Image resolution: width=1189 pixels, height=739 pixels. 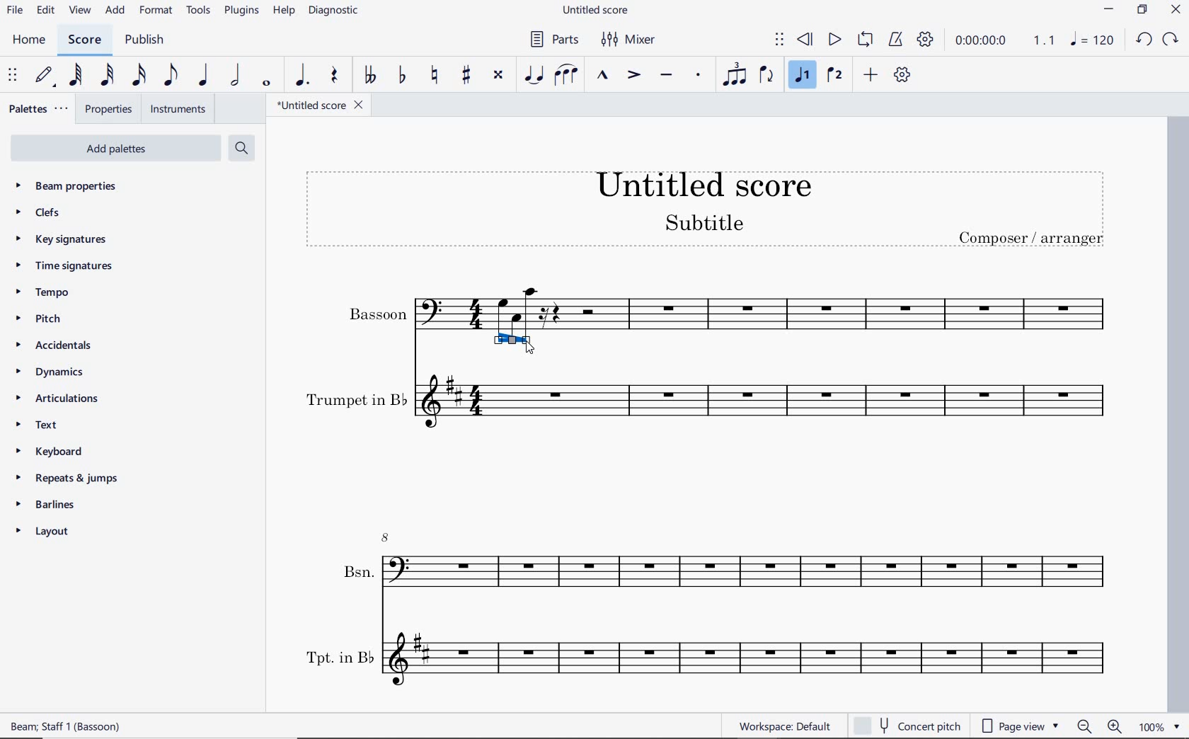 I want to click on view, so click(x=79, y=11).